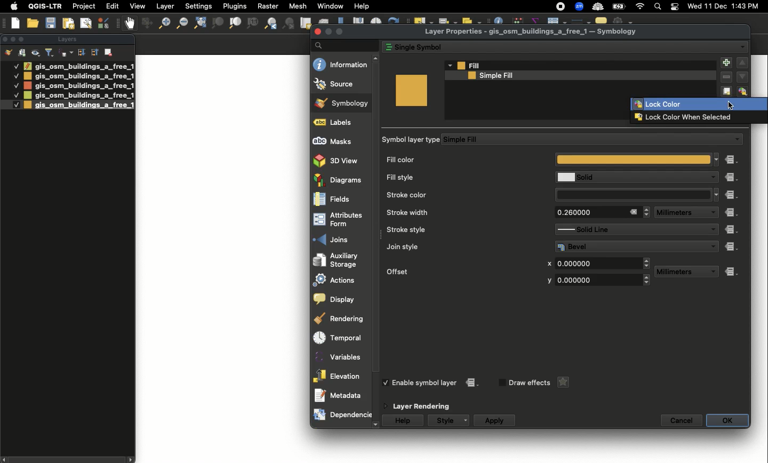 The height and width of the screenshot is (463, 768). I want to click on Dependencies , so click(342, 415).